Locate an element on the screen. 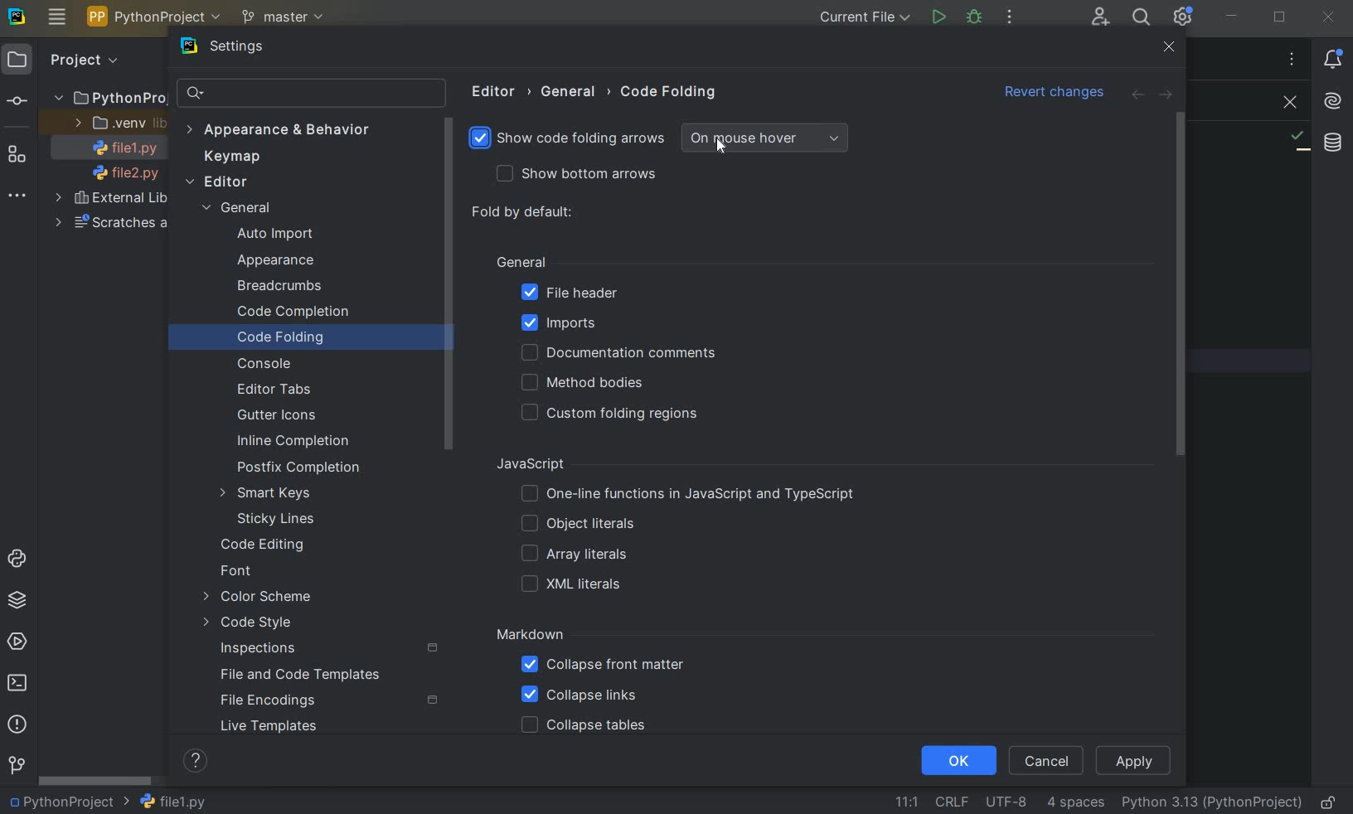 Image resolution: width=1353 pixels, height=814 pixels. INLINE COMPLETION is located at coordinates (297, 441).